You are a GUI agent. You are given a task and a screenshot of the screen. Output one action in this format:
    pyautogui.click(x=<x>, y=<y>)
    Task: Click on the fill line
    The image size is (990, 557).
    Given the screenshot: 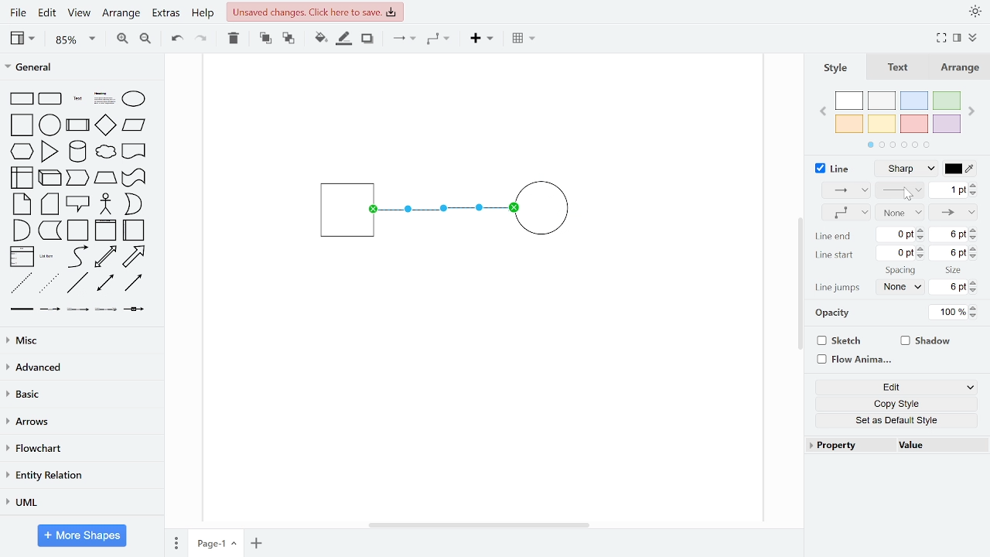 What is the action you would take?
    pyautogui.click(x=343, y=39)
    